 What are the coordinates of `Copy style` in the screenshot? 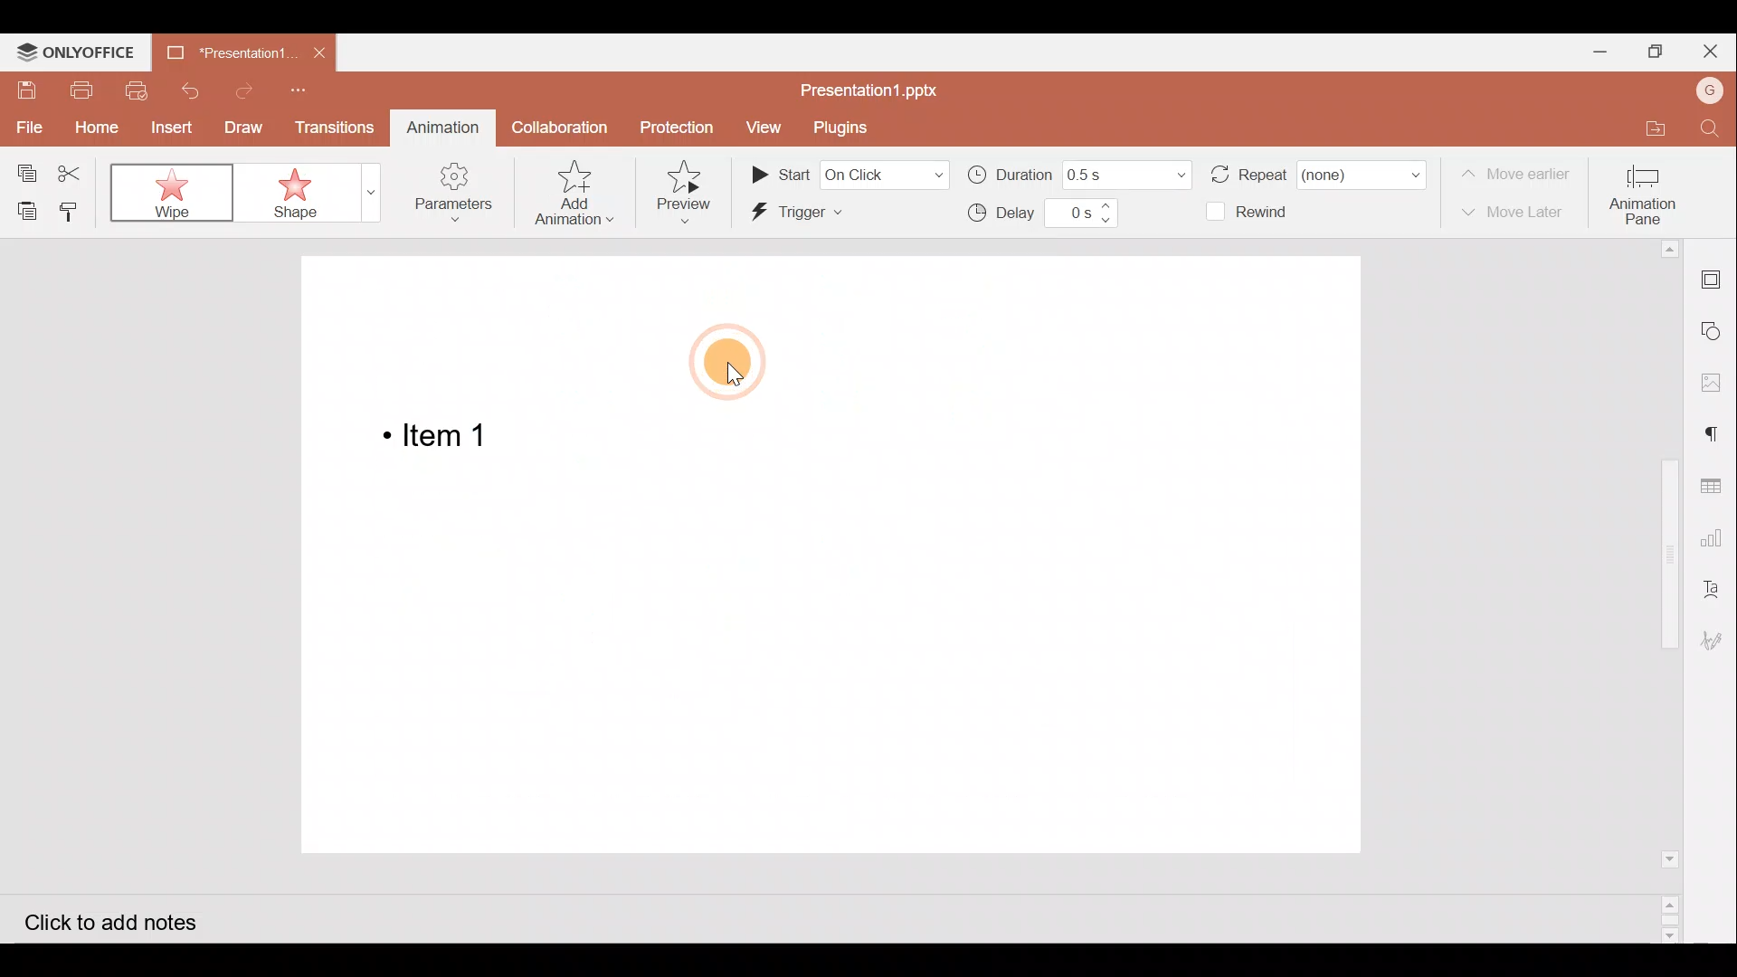 It's located at (74, 209).